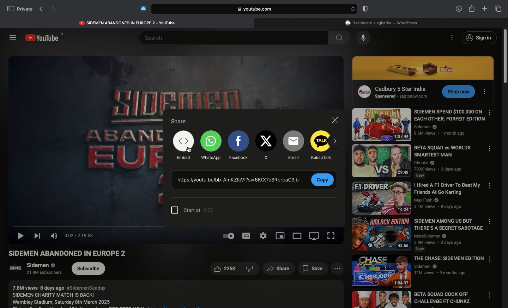 The image size is (508, 308). Describe the element at coordinates (85, 141) in the screenshot. I see `Videos` at that location.